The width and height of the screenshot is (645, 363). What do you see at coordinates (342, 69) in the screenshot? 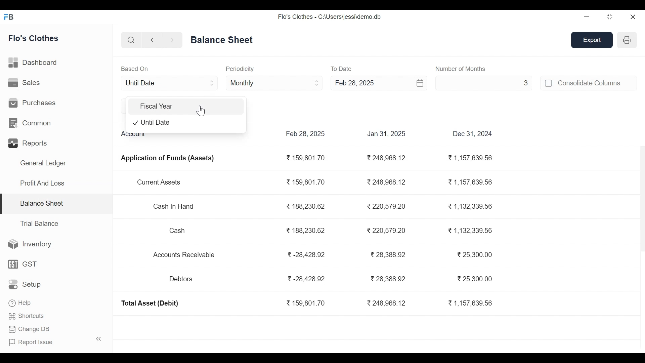
I see `To Date` at bounding box center [342, 69].